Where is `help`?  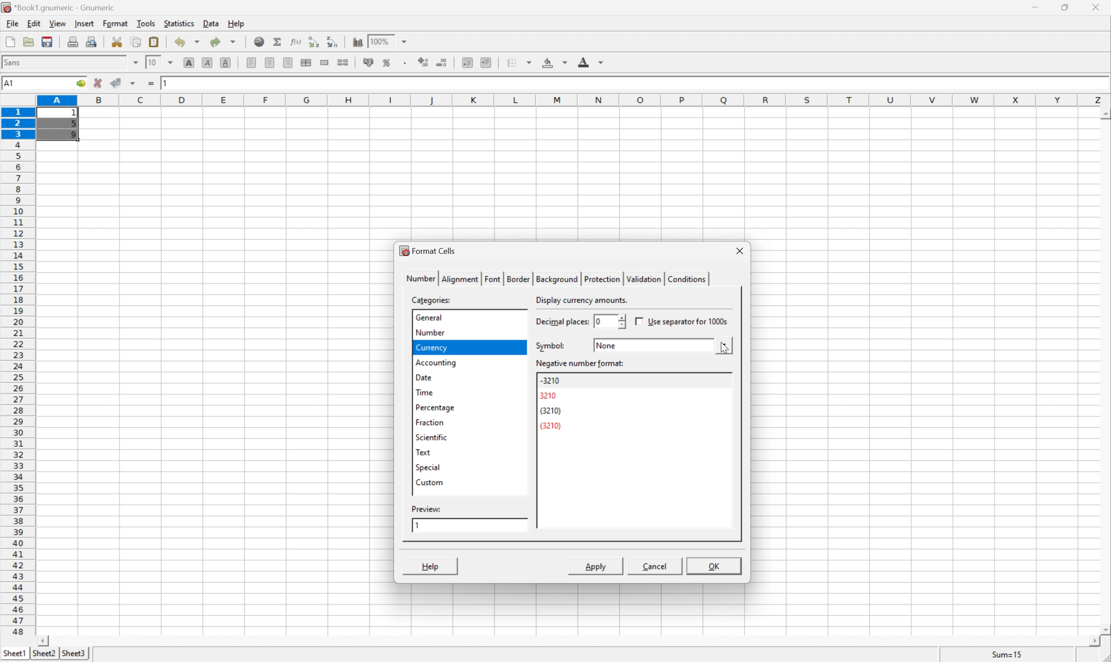 help is located at coordinates (431, 566).